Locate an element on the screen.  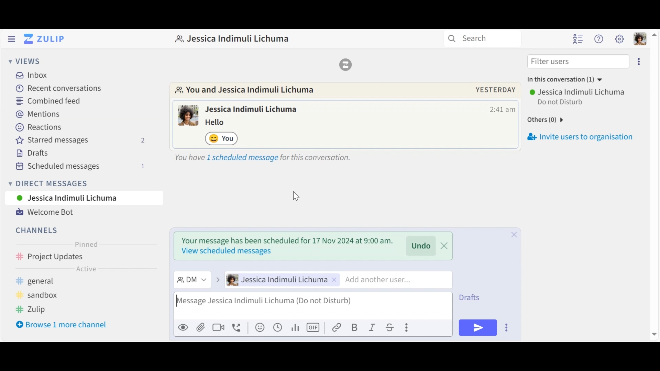
Add global time is located at coordinates (277, 327).